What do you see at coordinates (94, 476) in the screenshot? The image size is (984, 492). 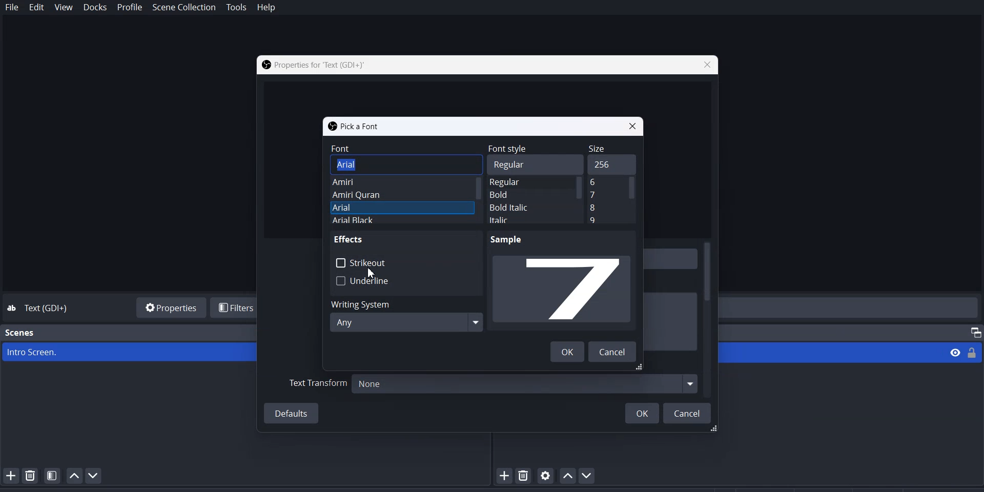 I see `Move scene Down` at bounding box center [94, 476].